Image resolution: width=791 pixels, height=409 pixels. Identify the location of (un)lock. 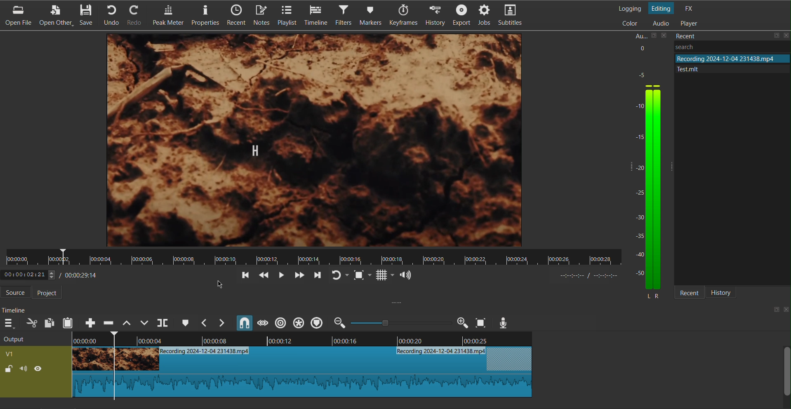
(8, 369).